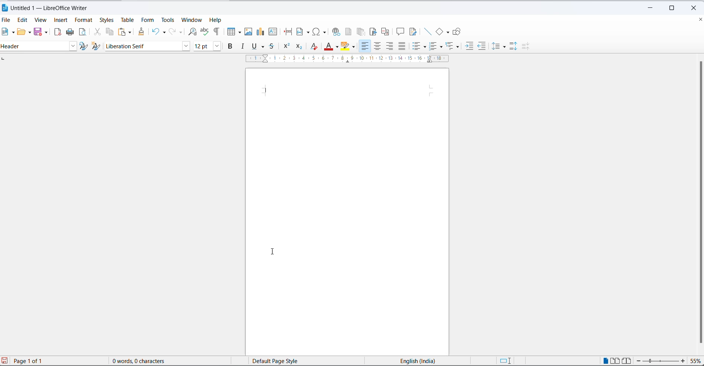 The height and width of the screenshot is (366, 704). Describe the element at coordinates (83, 20) in the screenshot. I see `format` at that location.